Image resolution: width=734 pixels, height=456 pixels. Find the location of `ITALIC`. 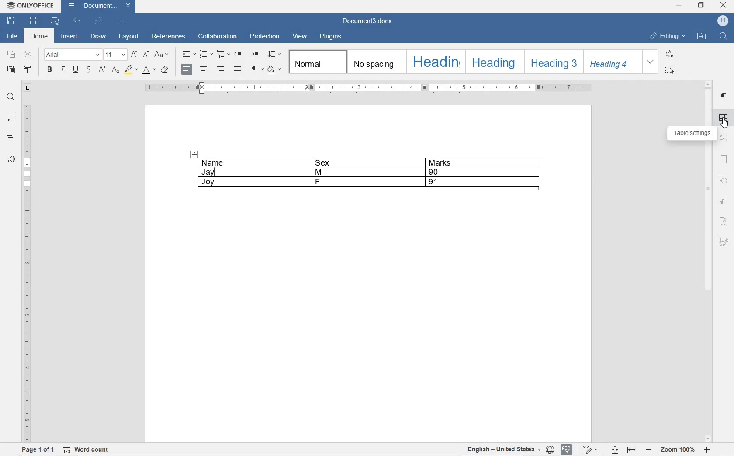

ITALIC is located at coordinates (62, 70).